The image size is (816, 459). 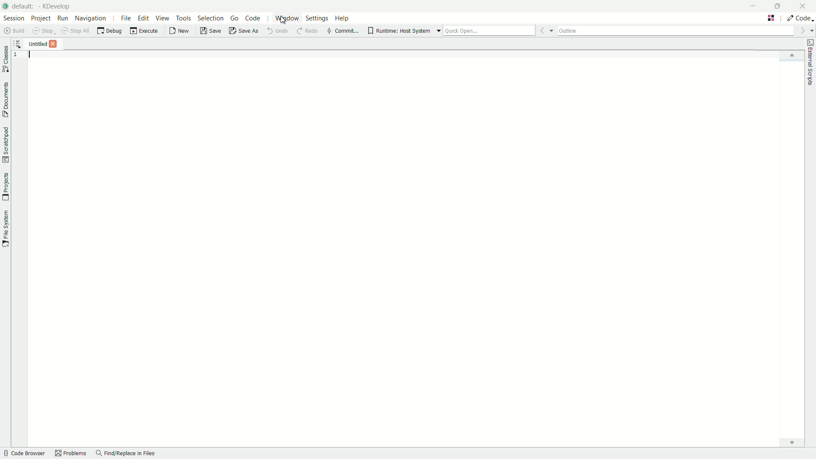 What do you see at coordinates (145, 18) in the screenshot?
I see `edit menu` at bounding box center [145, 18].